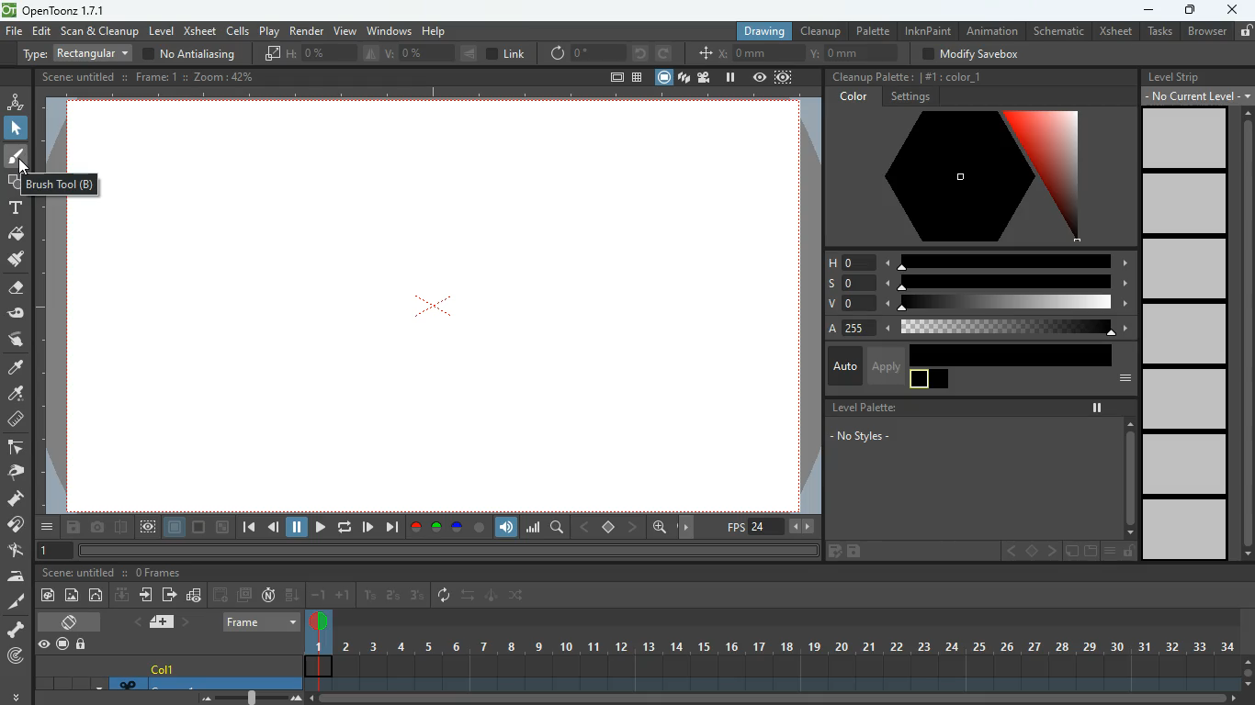 This screenshot has height=705, width=1255. I want to click on xsheet, so click(199, 30).